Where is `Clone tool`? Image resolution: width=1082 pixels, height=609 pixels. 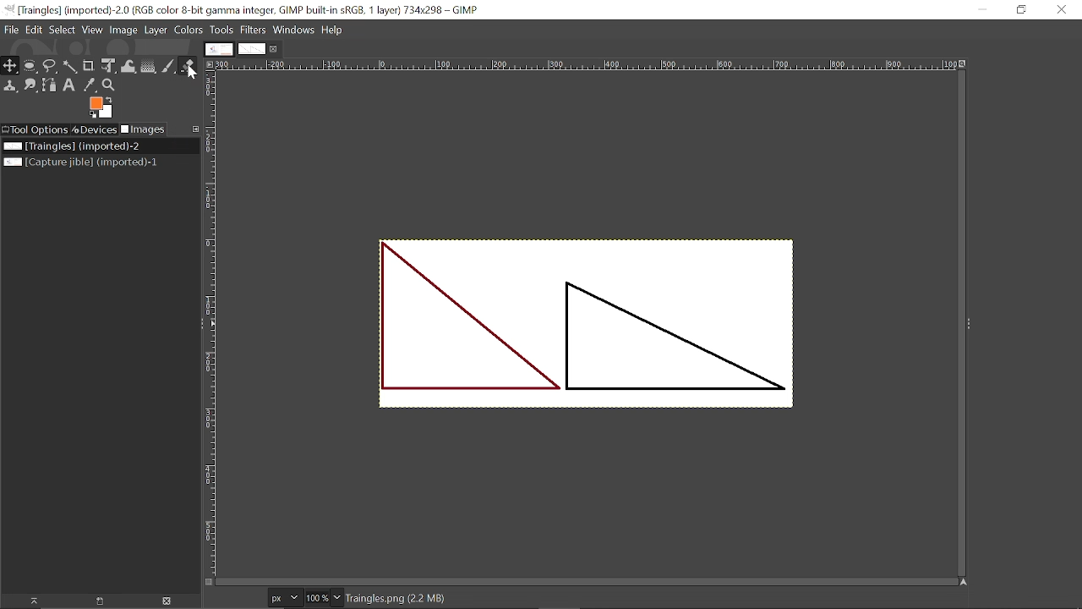 Clone tool is located at coordinates (10, 85).